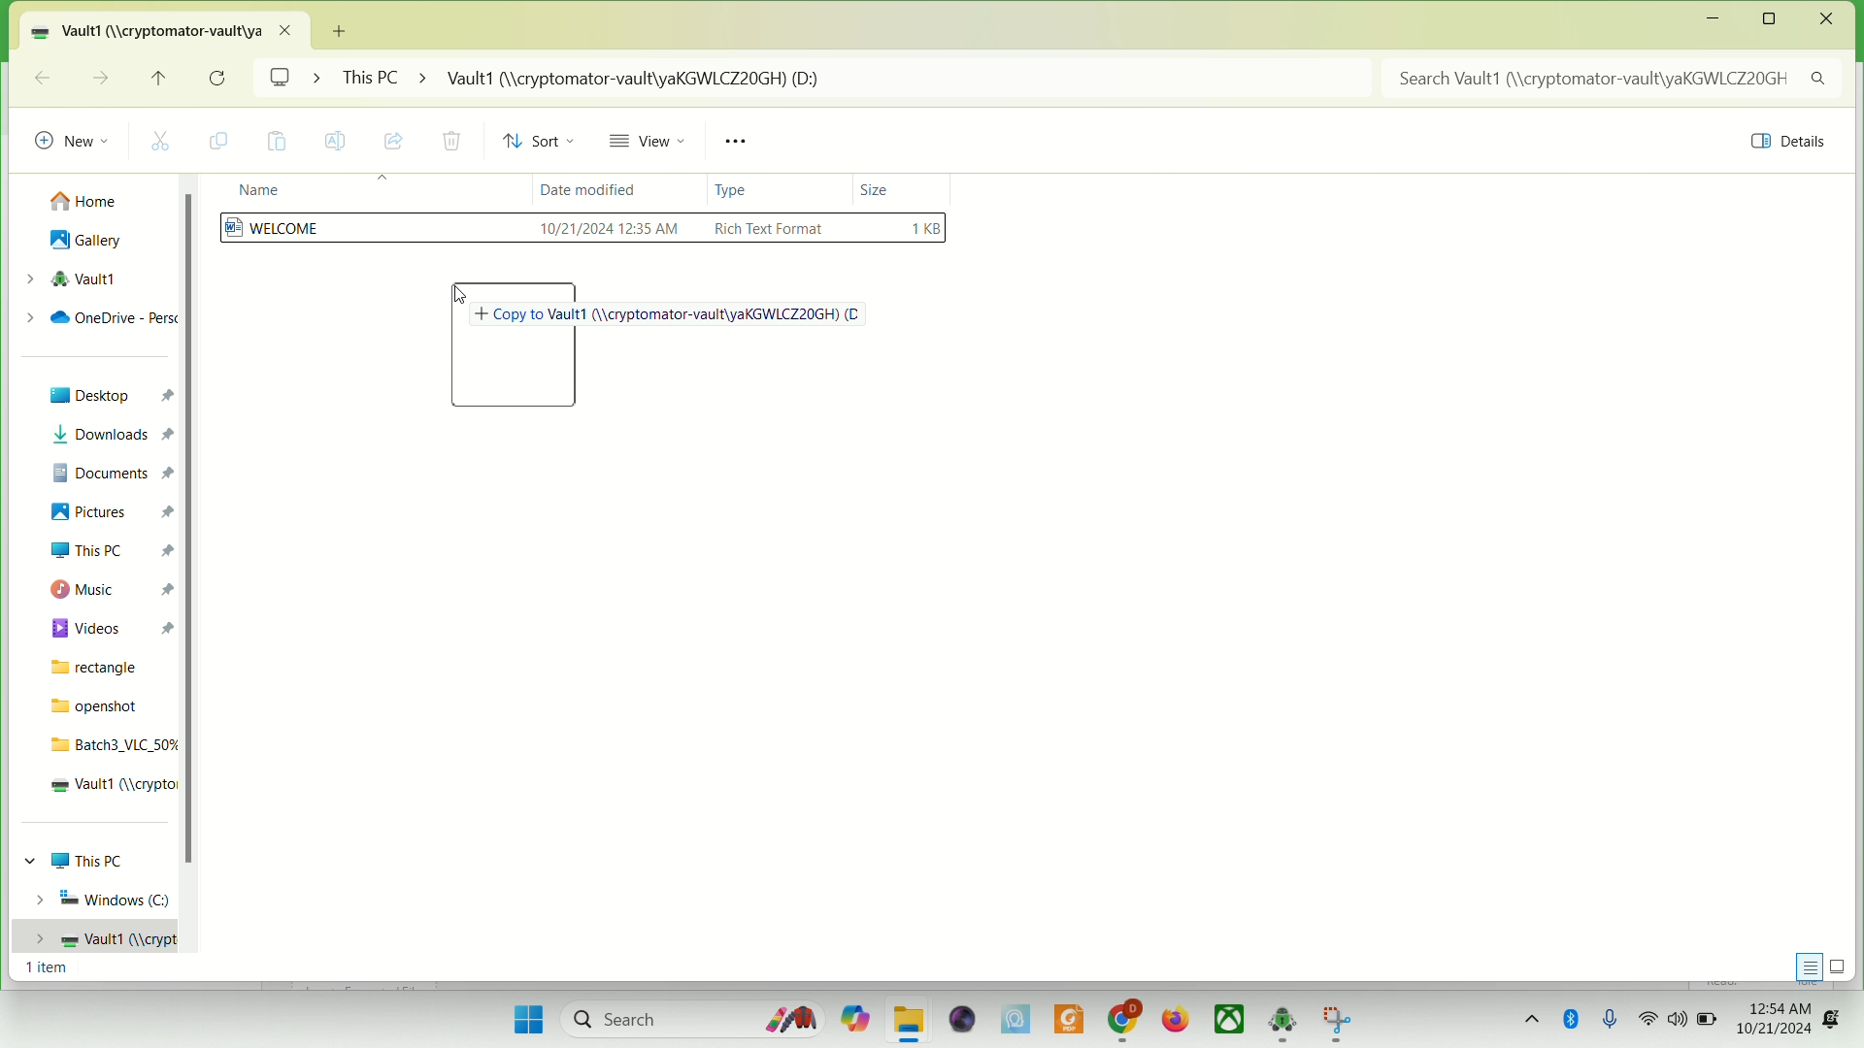  What do you see at coordinates (108, 787) in the screenshot?
I see `vault1` at bounding box center [108, 787].